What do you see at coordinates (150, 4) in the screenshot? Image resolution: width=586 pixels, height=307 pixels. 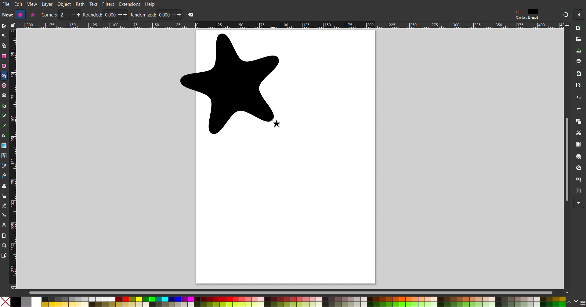 I see `Help` at bounding box center [150, 4].